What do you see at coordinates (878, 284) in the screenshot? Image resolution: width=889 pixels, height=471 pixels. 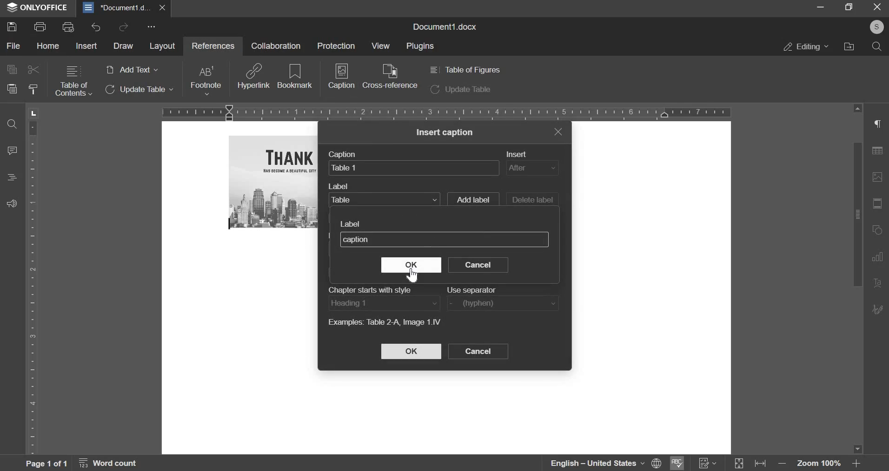 I see `Text` at bounding box center [878, 284].